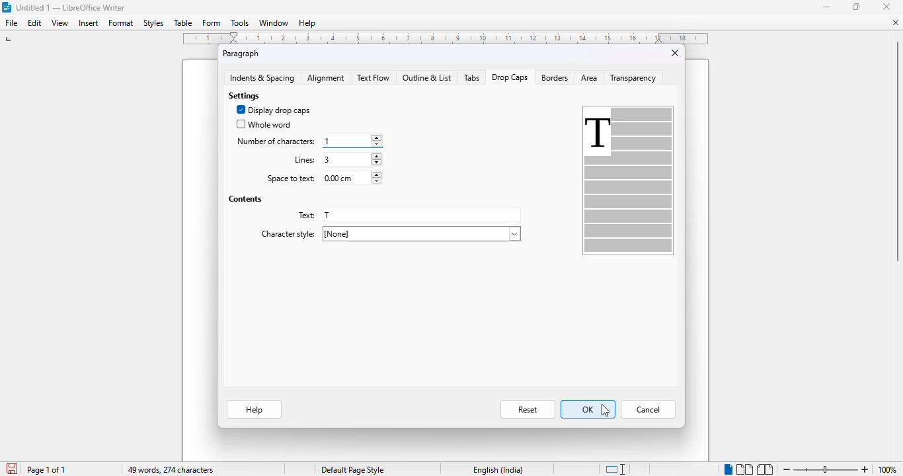  What do you see at coordinates (11, 22) in the screenshot?
I see `file` at bounding box center [11, 22].